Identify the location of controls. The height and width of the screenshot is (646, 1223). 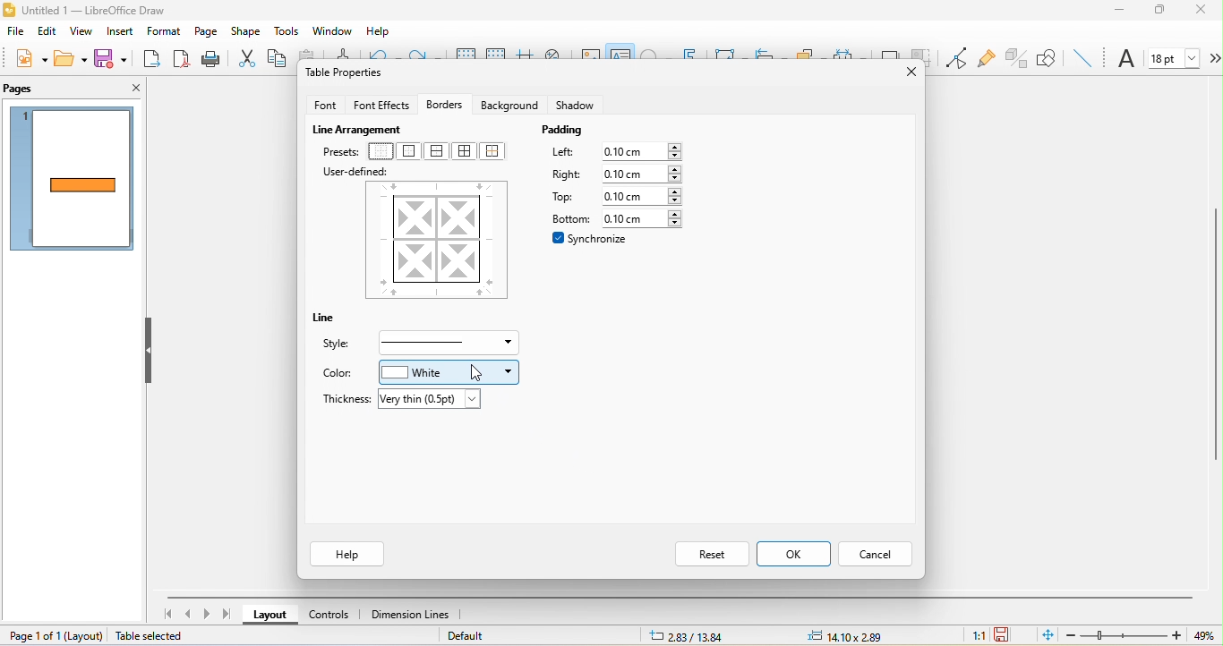
(332, 613).